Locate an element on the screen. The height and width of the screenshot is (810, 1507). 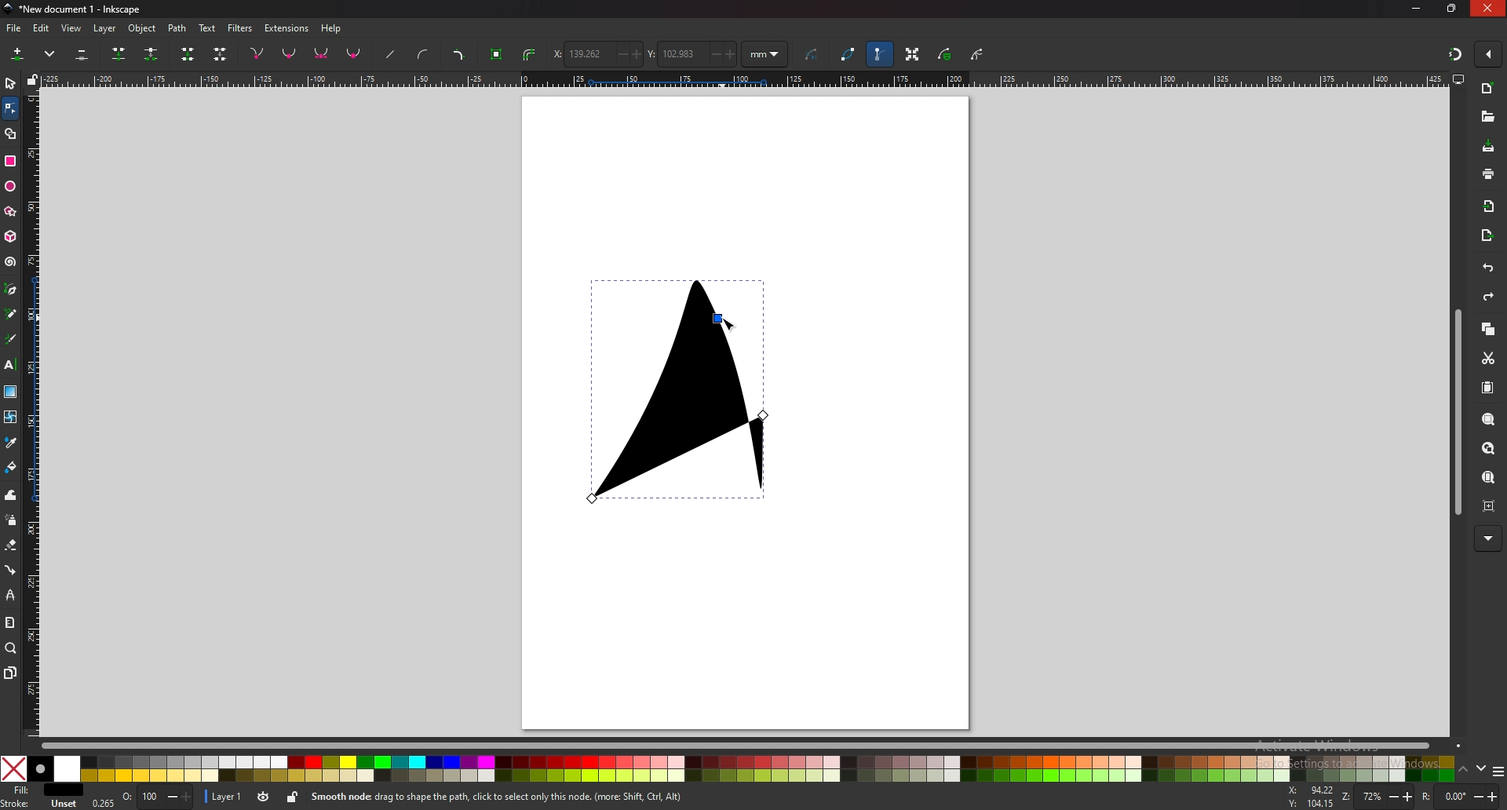
zoom centre page is located at coordinates (1490, 507).